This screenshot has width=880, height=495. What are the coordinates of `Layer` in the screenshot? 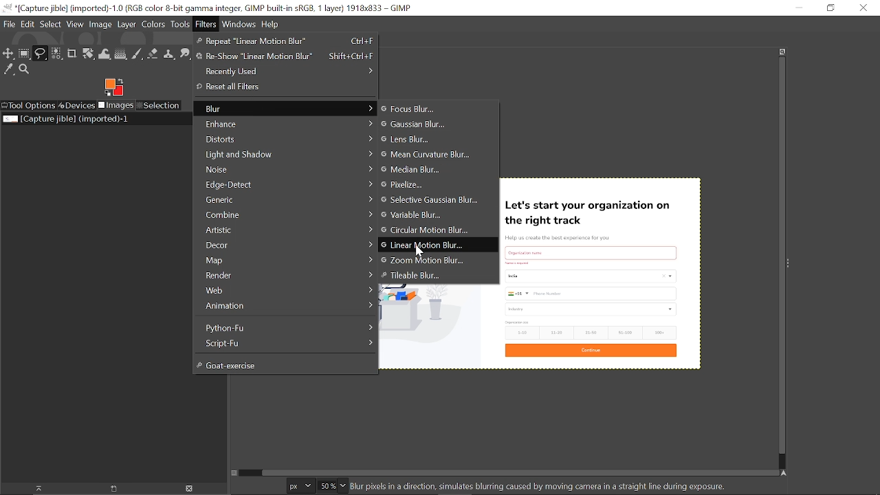 It's located at (126, 25).